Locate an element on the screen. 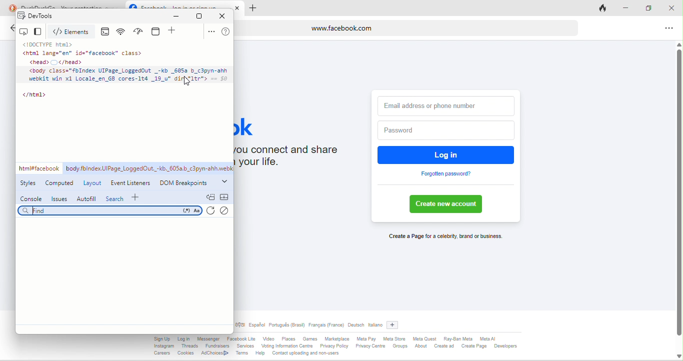 The height and width of the screenshot is (361, 683). scroll down is located at coordinates (678, 355).